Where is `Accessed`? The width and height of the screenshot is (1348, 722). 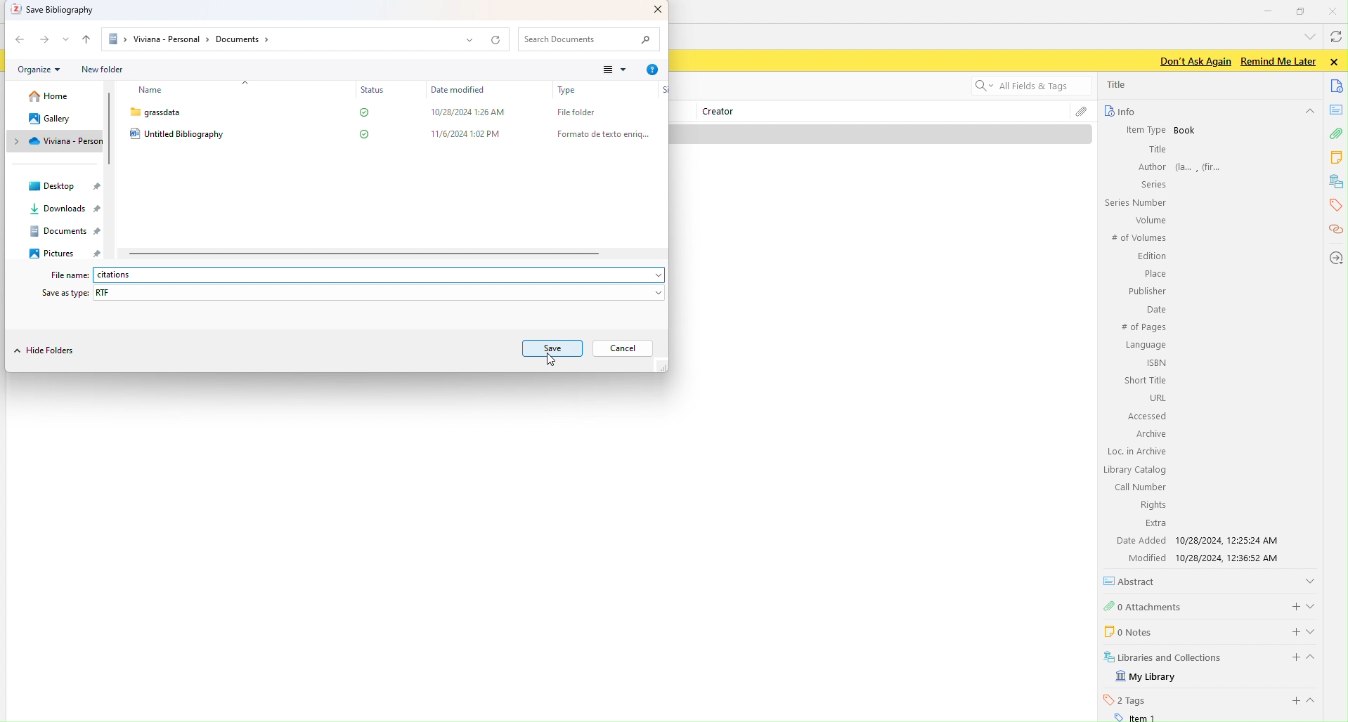 Accessed is located at coordinates (1146, 416).